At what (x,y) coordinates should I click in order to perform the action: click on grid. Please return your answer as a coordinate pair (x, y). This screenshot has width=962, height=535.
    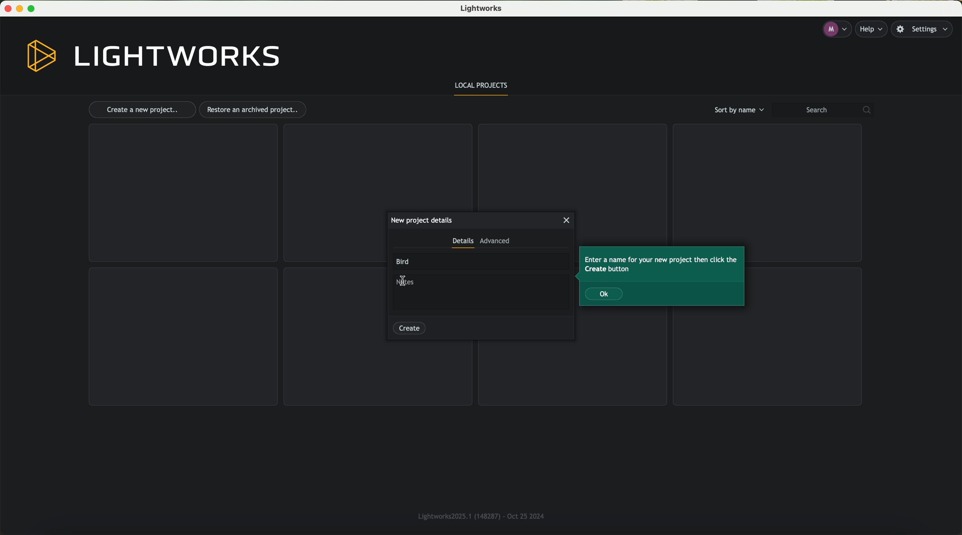
    Looking at the image, I should click on (182, 193).